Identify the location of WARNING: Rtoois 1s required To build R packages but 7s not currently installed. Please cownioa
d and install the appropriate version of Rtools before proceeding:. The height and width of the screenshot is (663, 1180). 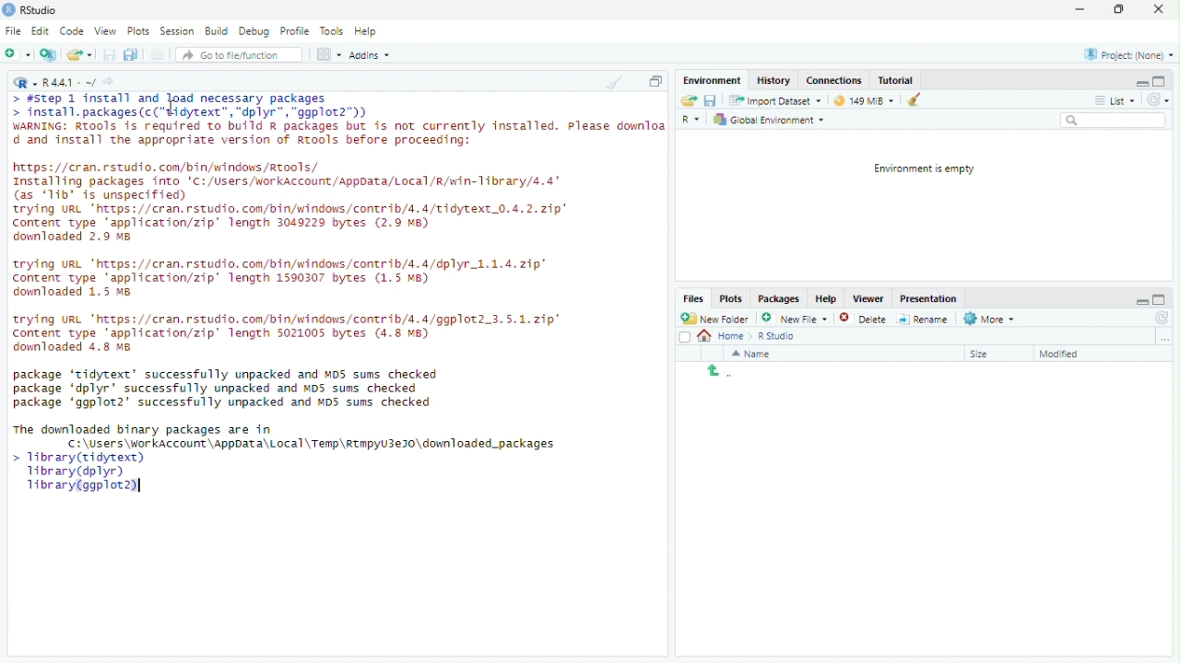
(337, 135).